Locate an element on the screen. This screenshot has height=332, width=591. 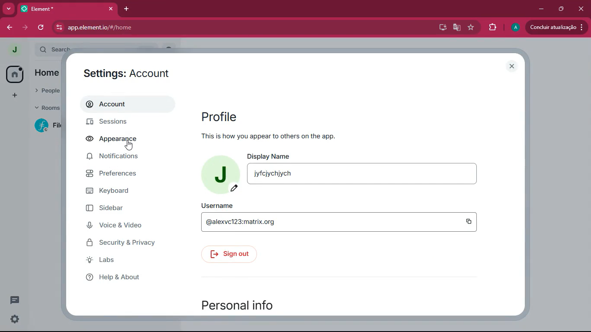
update is located at coordinates (556, 27).